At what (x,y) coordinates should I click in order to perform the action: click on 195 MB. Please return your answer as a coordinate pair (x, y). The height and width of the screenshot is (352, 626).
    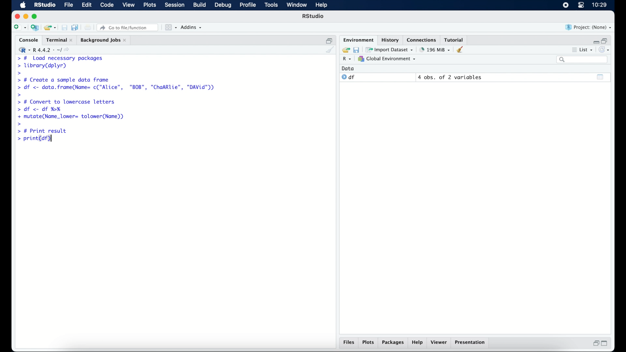
    Looking at the image, I should click on (434, 49).